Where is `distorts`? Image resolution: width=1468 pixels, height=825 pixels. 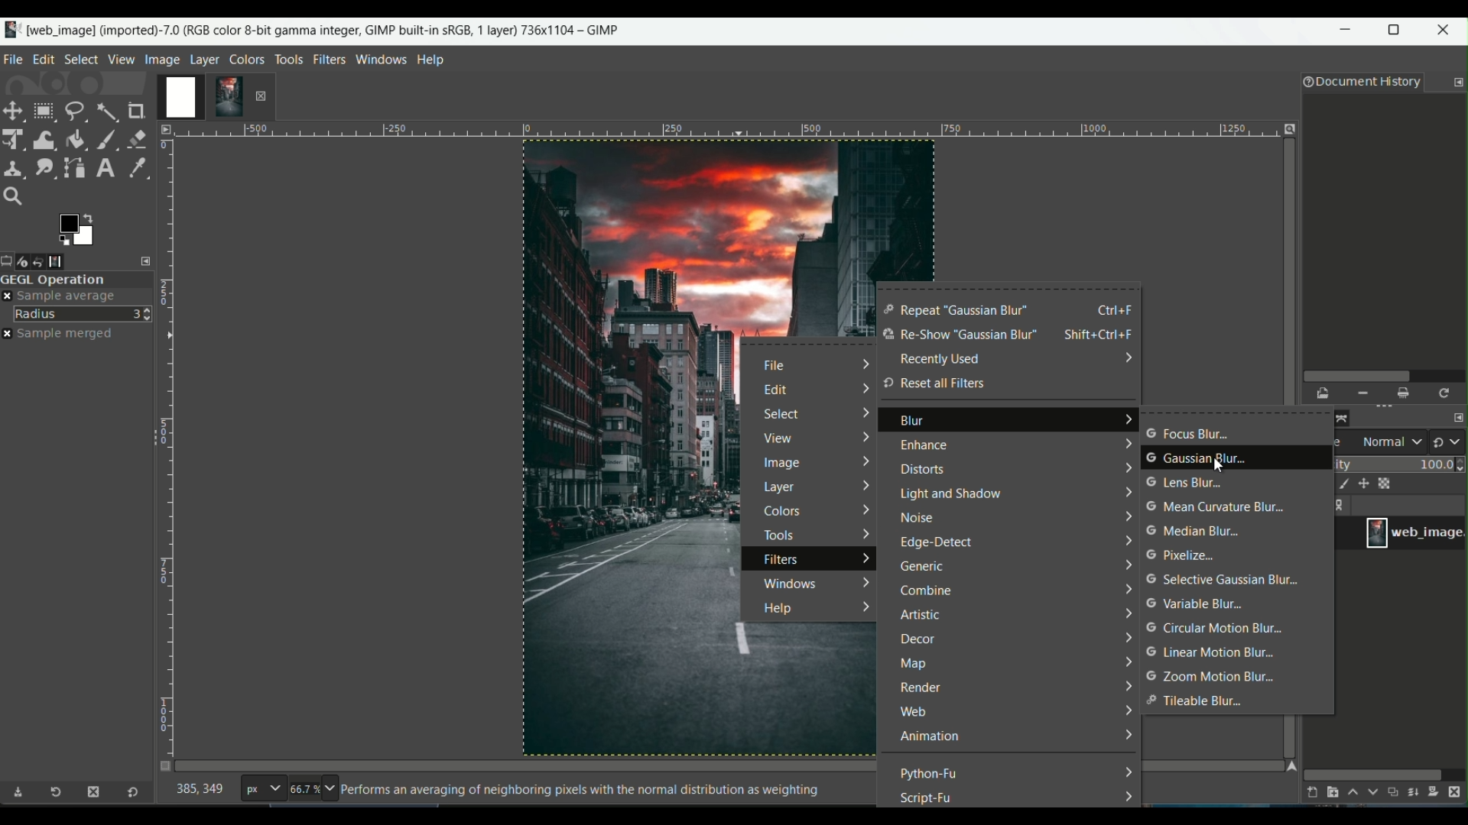 distorts is located at coordinates (921, 469).